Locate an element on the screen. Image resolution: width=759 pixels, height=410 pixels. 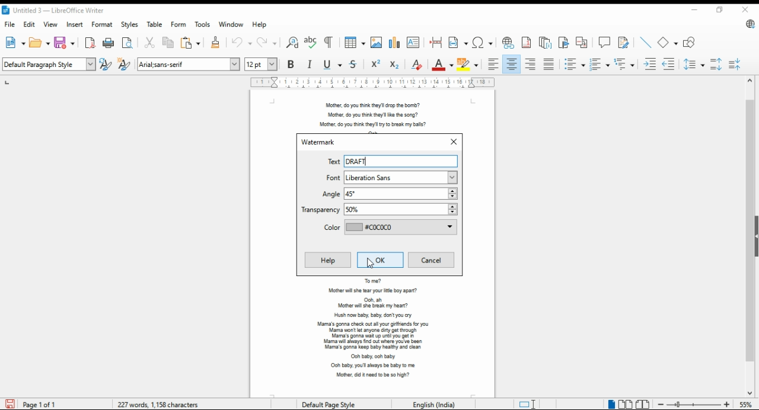
toggle print preview is located at coordinates (129, 43).